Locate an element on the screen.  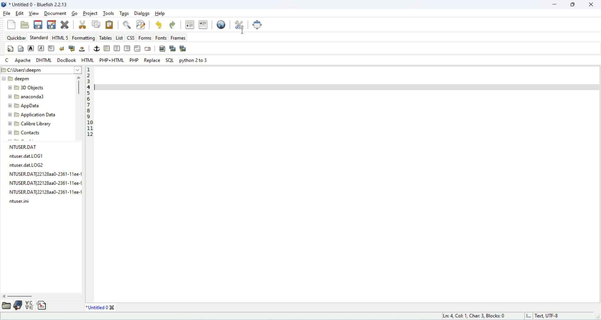
application data is located at coordinates (31, 115).